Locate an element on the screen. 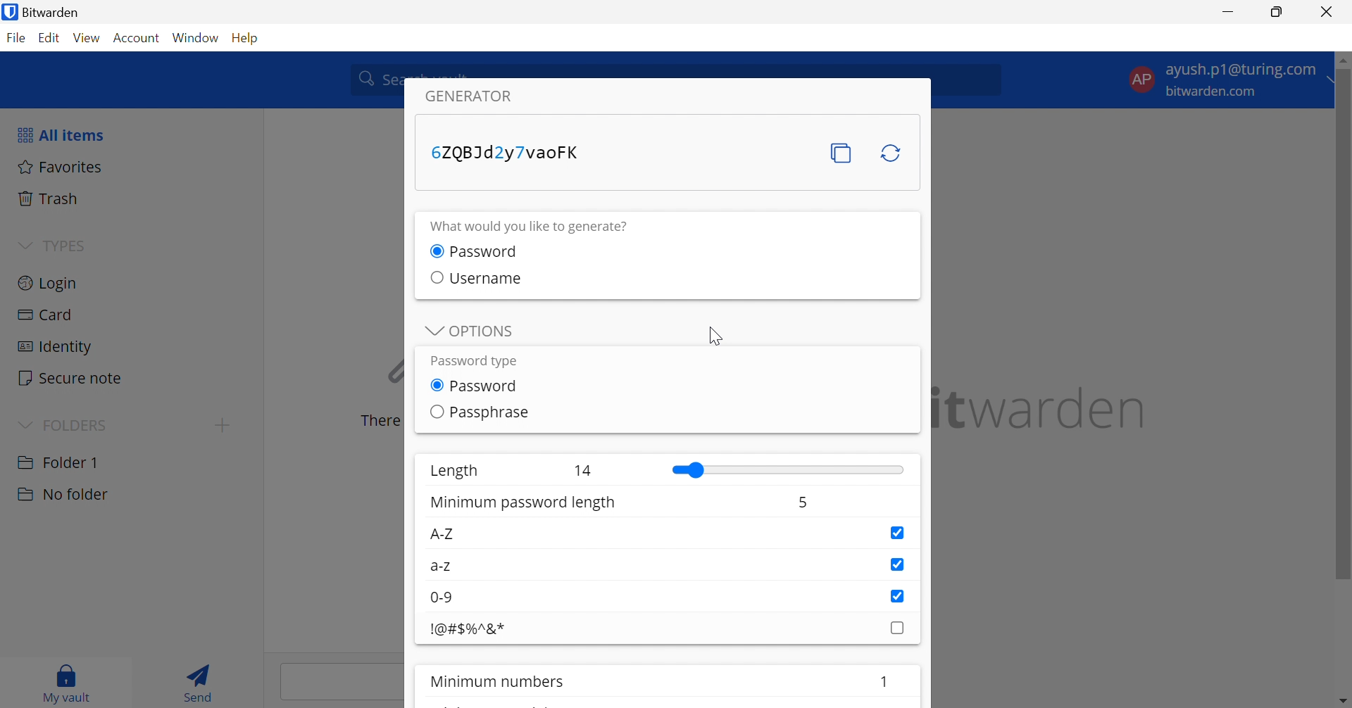 The image size is (1352, 708). Add folder is located at coordinates (226, 424).